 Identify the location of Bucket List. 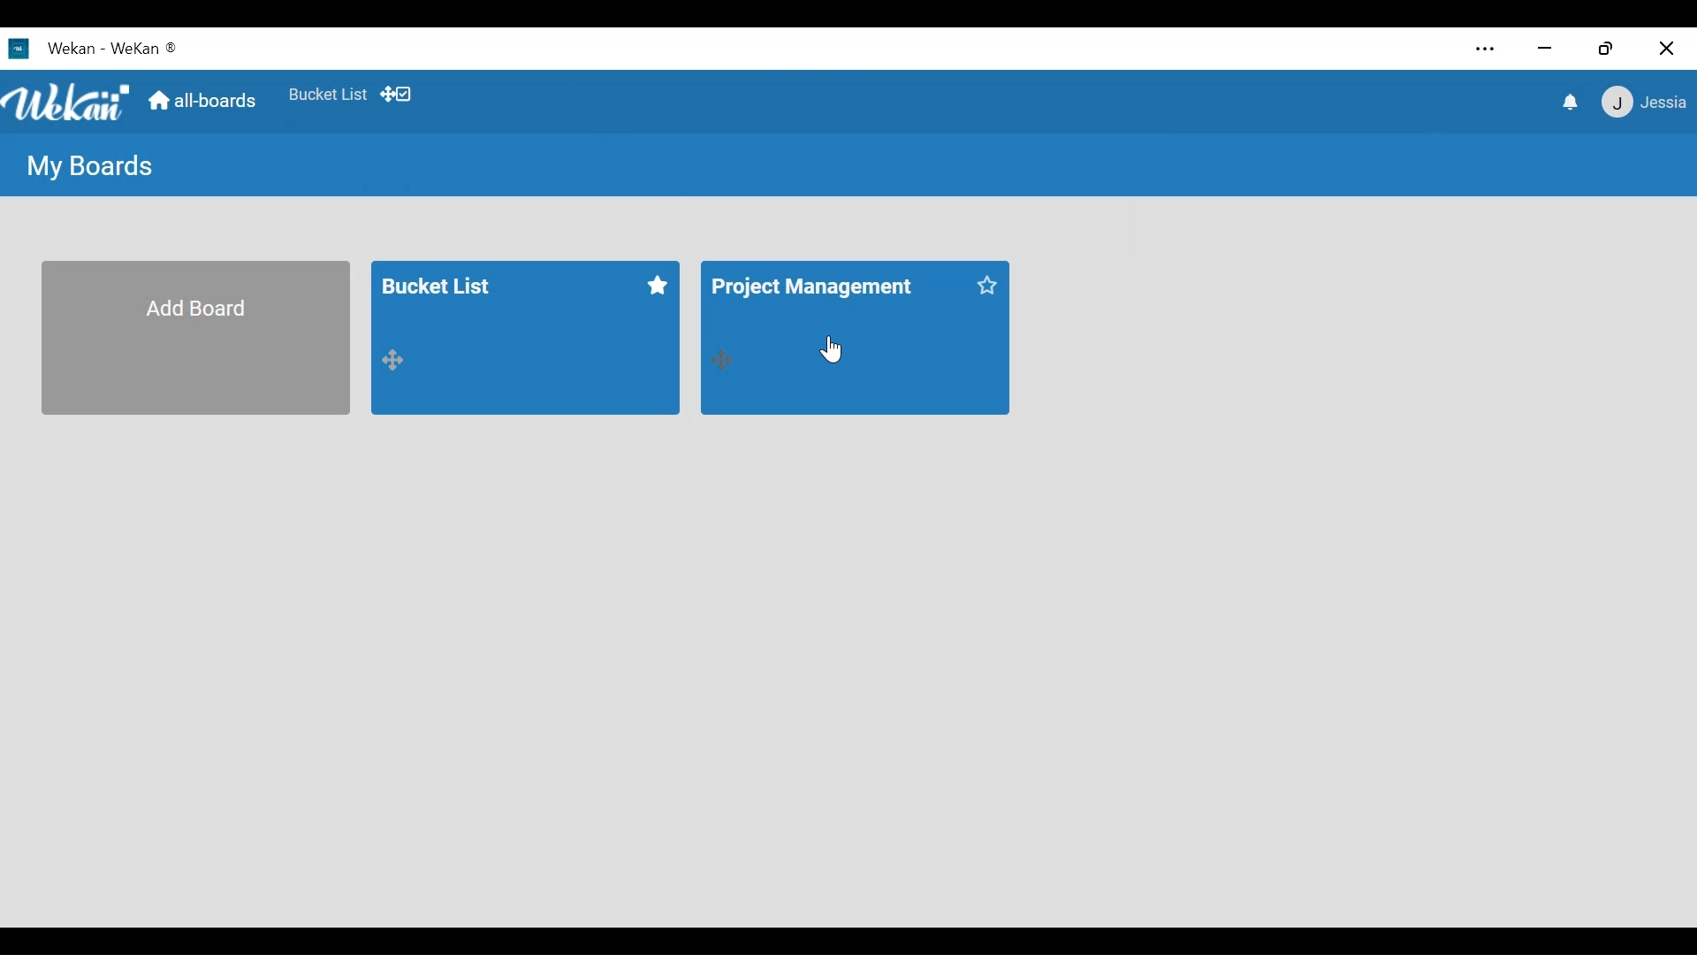
(507, 300).